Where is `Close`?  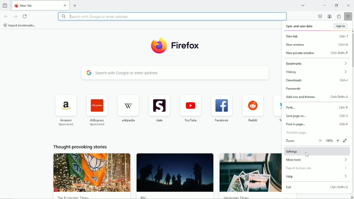
Close is located at coordinates (348, 5).